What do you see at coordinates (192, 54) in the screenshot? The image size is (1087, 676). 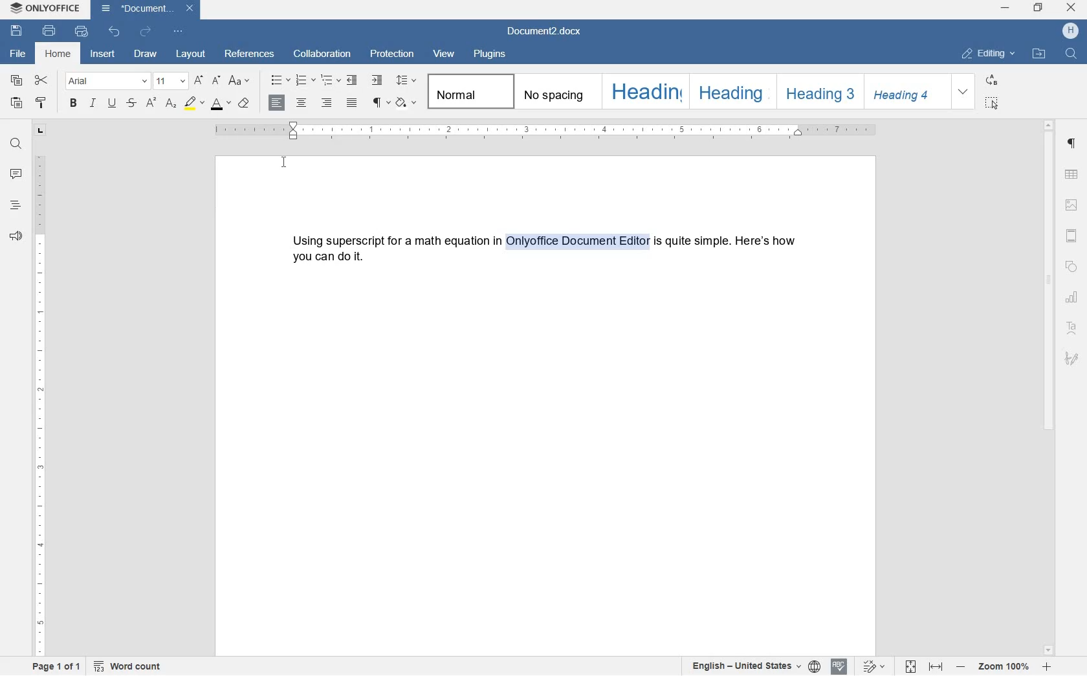 I see `layout` at bounding box center [192, 54].